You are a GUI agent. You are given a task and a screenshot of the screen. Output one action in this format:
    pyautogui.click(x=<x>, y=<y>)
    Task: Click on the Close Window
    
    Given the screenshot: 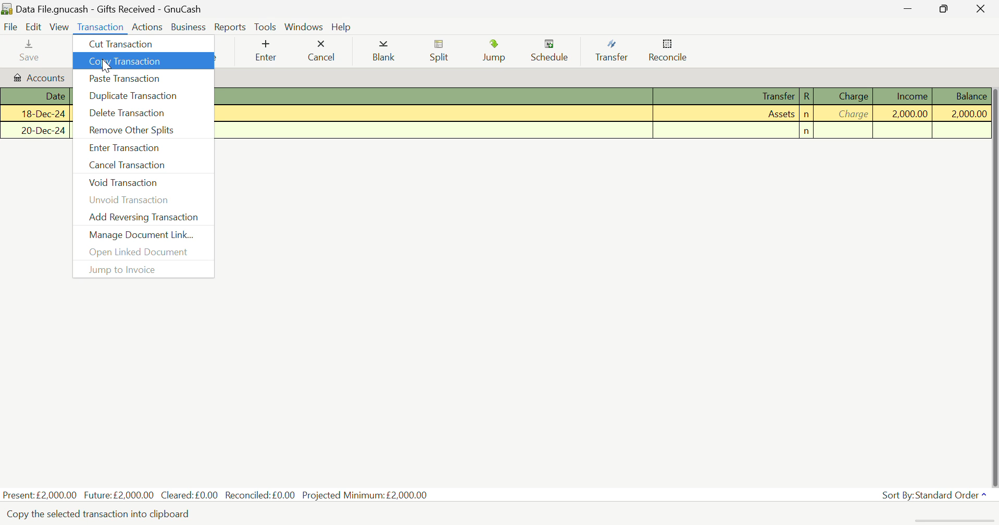 What is the action you would take?
    pyautogui.click(x=983, y=8)
    